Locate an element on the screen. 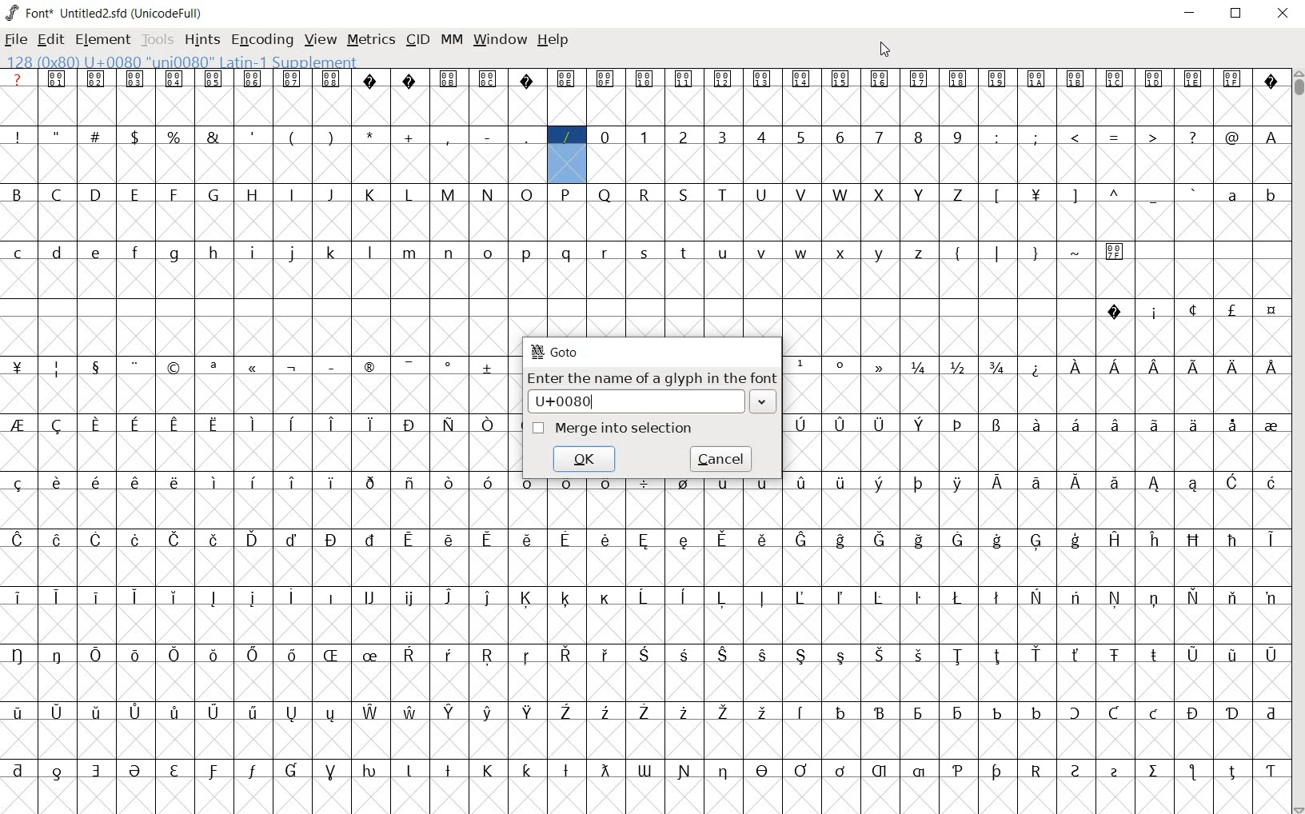 The height and width of the screenshot is (814, 1305). glyph is located at coordinates (95, 135).